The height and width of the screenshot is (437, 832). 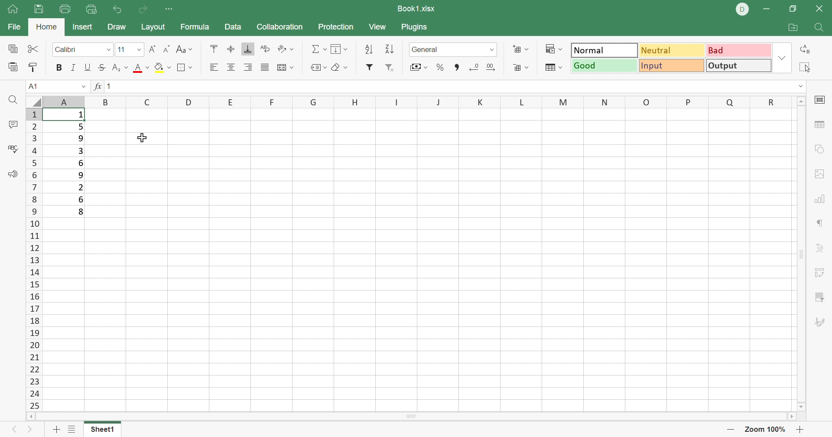 What do you see at coordinates (522, 68) in the screenshot?
I see `Format as table template` at bounding box center [522, 68].